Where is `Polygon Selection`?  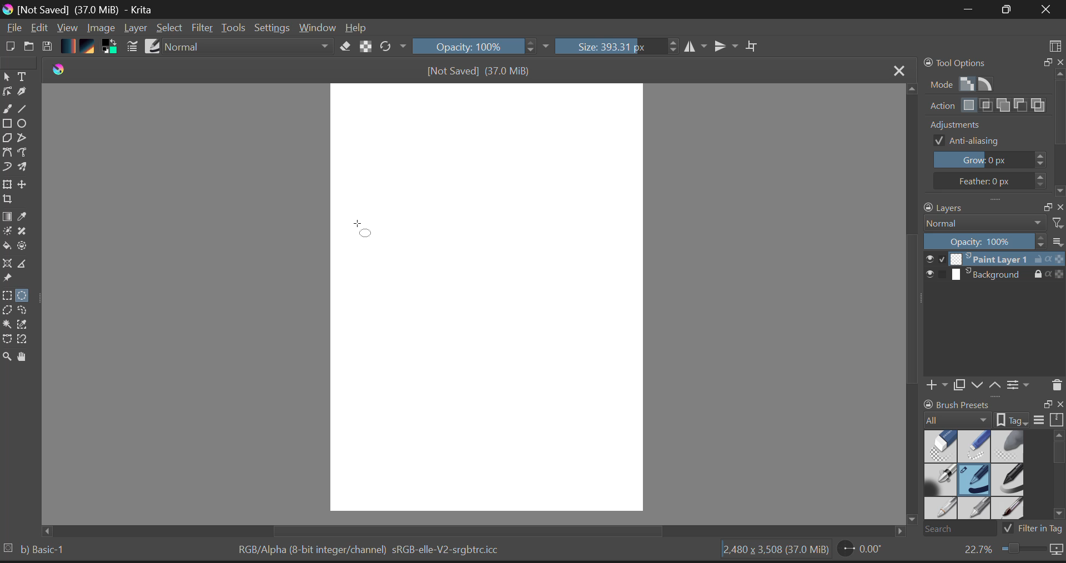 Polygon Selection is located at coordinates (9, 312).